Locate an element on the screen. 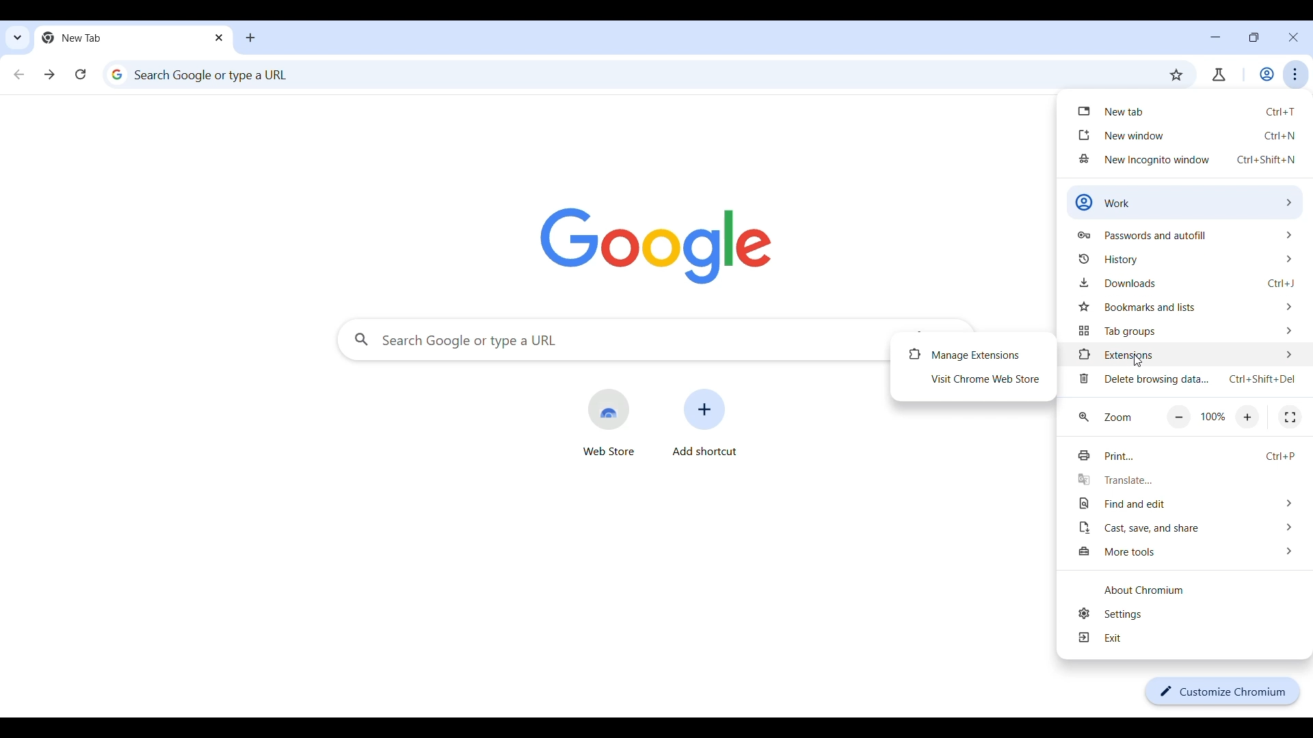 This screenshot has height=738, width=1313. Exit is located at coordinates (1192, 638).